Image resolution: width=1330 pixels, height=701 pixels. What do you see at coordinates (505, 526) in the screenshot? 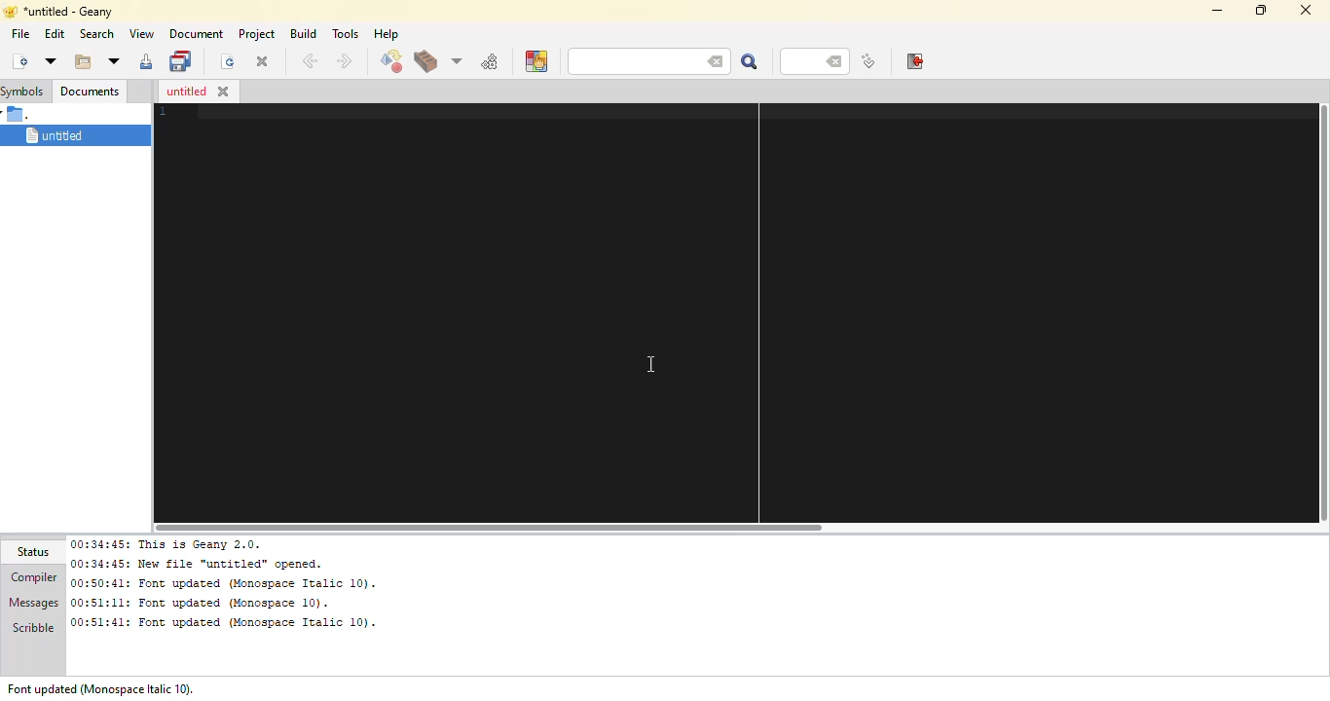
I see `horizontal scroll bar` at bounding box center [505, 526].